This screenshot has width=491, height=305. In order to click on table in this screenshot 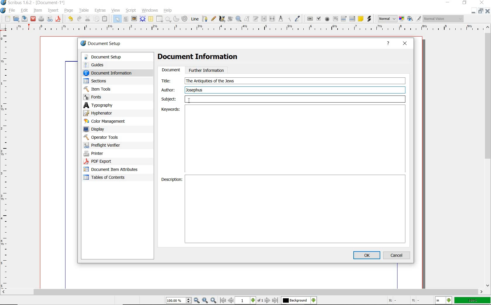, I will do `click(84, 10)`.